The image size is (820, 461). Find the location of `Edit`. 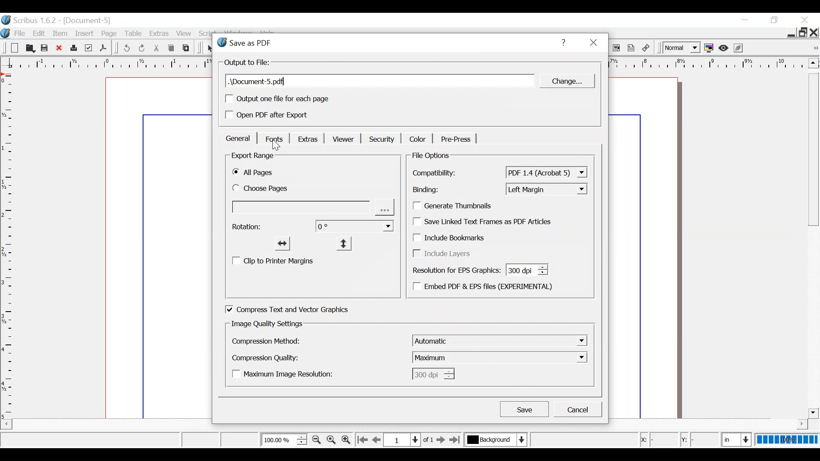

Edit is located at coordinates (40, 33).